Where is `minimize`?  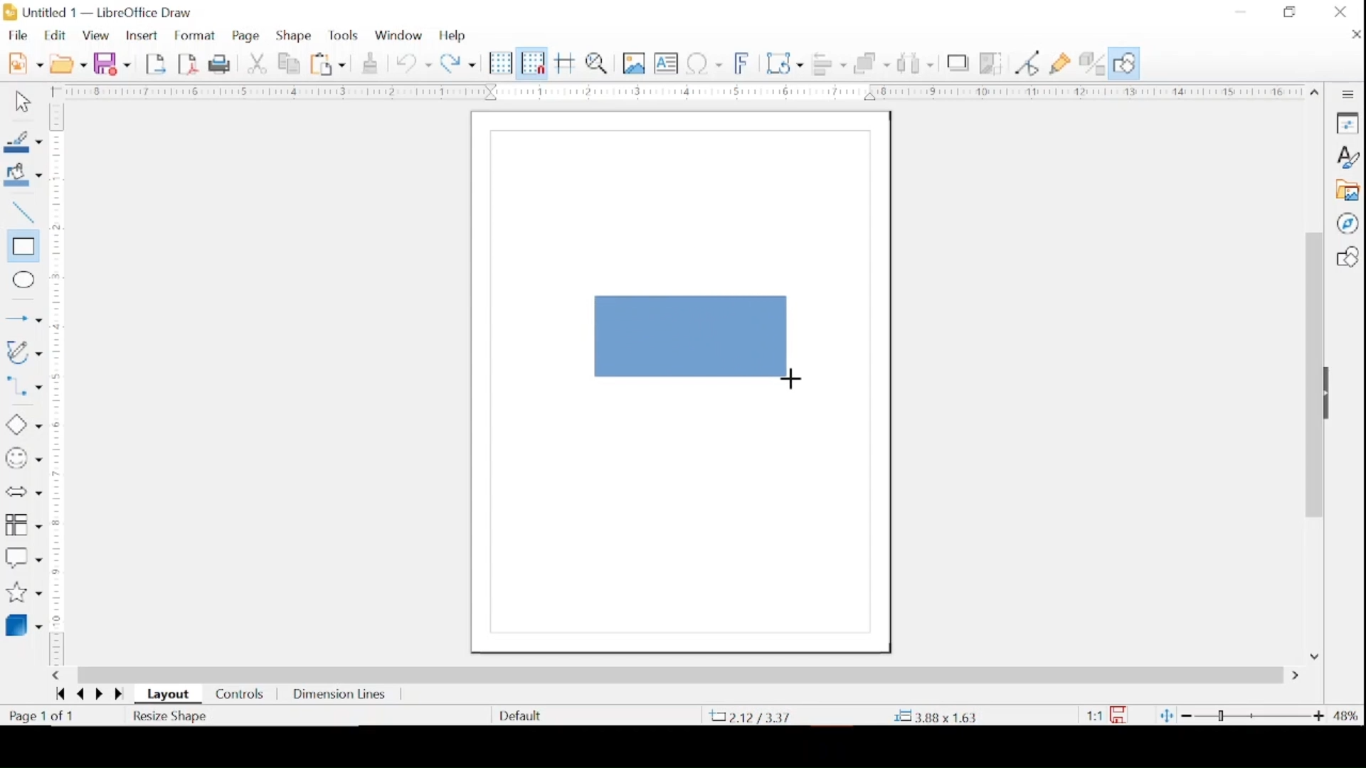 minimize is located at coordinates (1241, 11).